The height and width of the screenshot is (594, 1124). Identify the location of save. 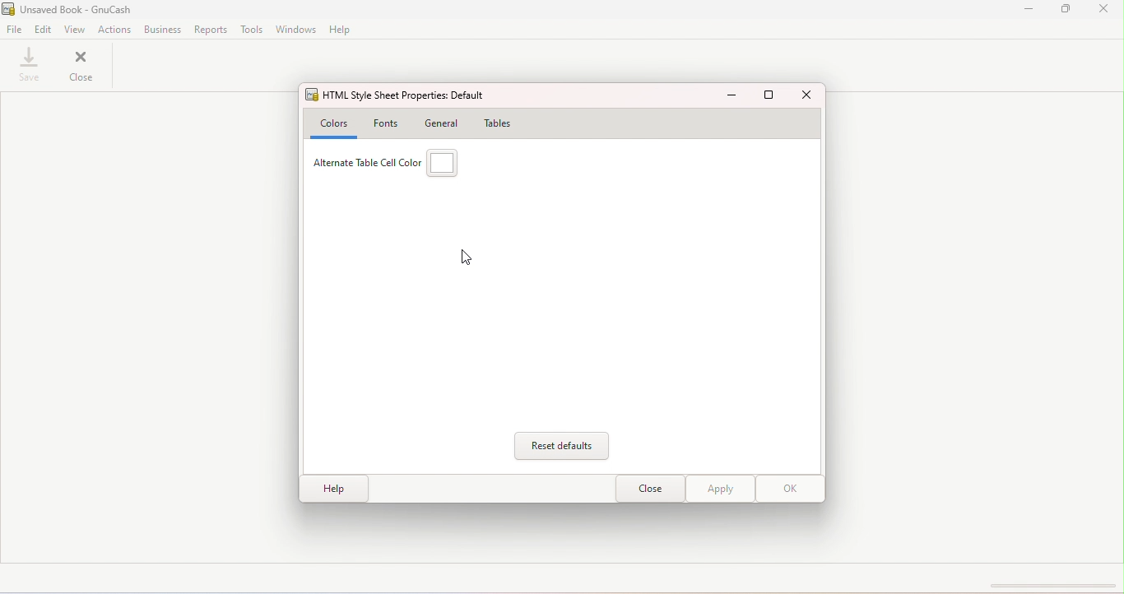
(30, 68).